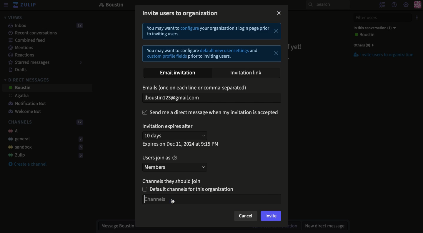  What do you see at coordinates (176, 135) in the screenshot?
I see `10 days` at bounding box center [176, 135].